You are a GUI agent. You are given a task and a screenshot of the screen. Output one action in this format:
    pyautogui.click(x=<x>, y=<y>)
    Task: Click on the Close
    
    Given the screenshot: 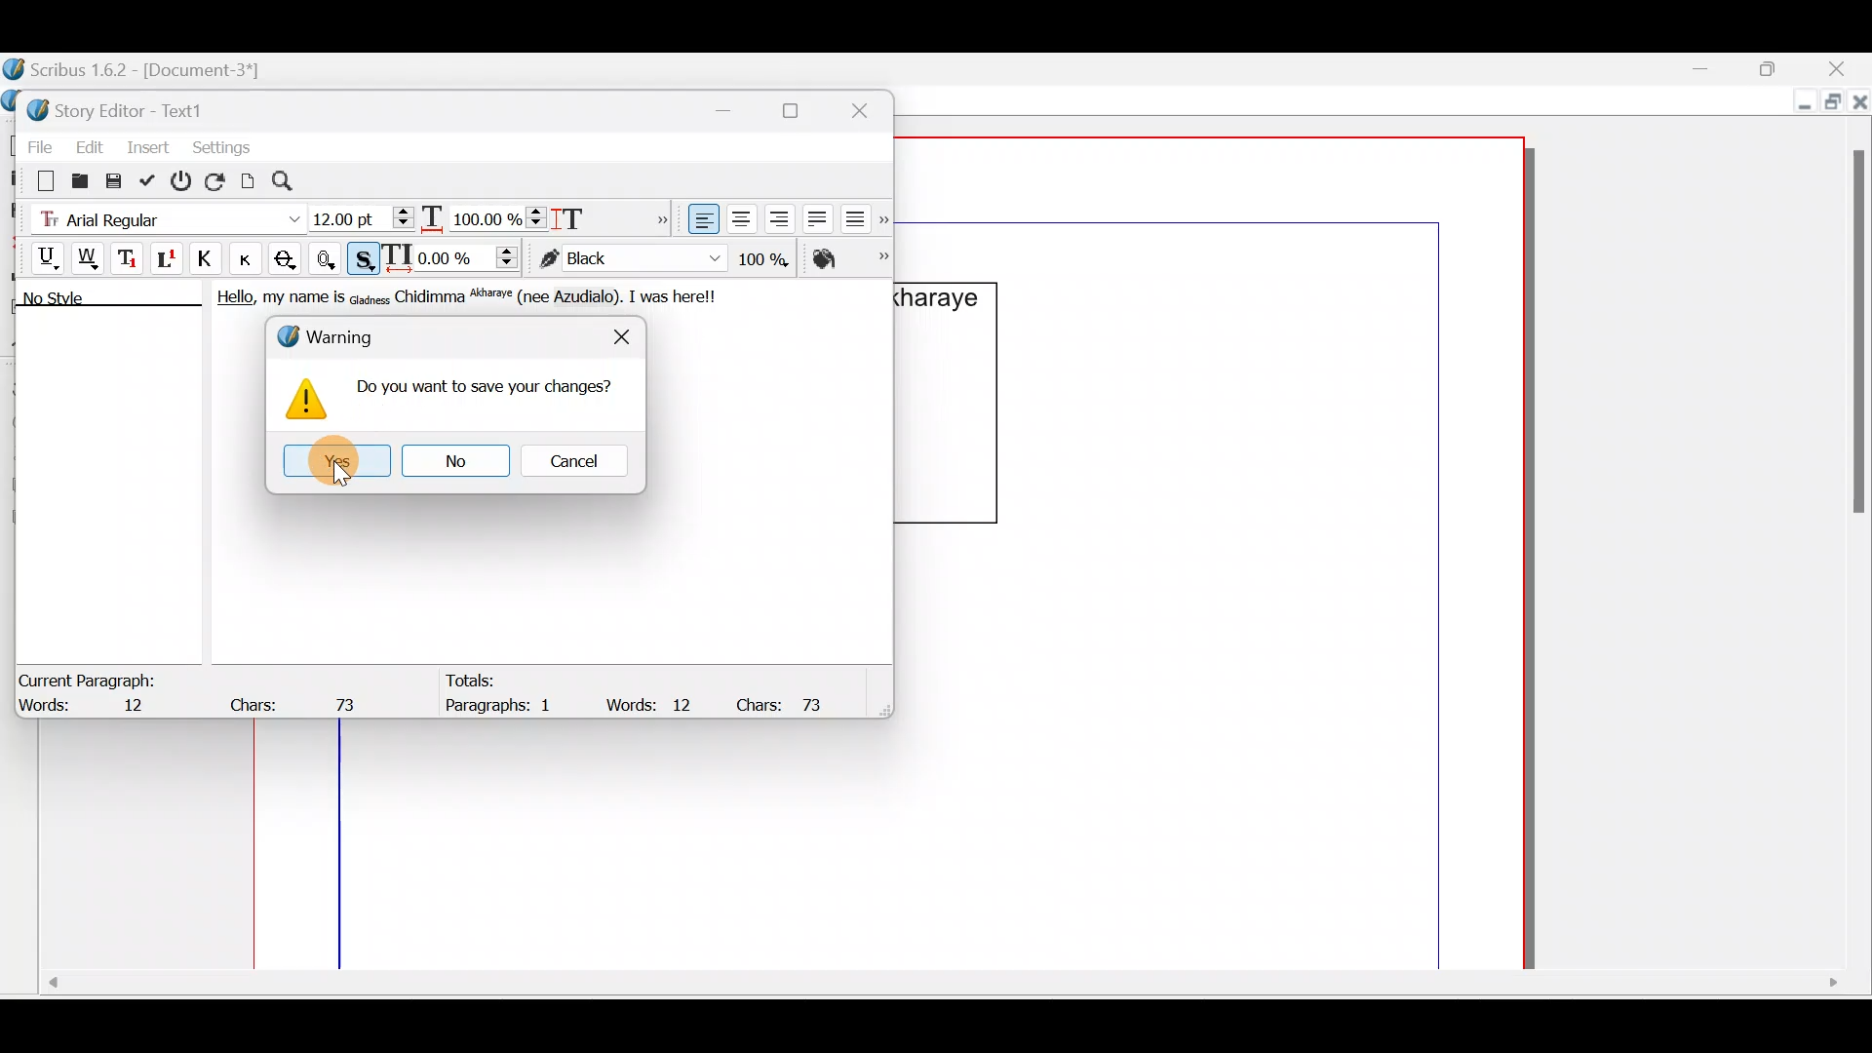 What is the action you would take?
    pyautogui.click(x=868, y=107)
    